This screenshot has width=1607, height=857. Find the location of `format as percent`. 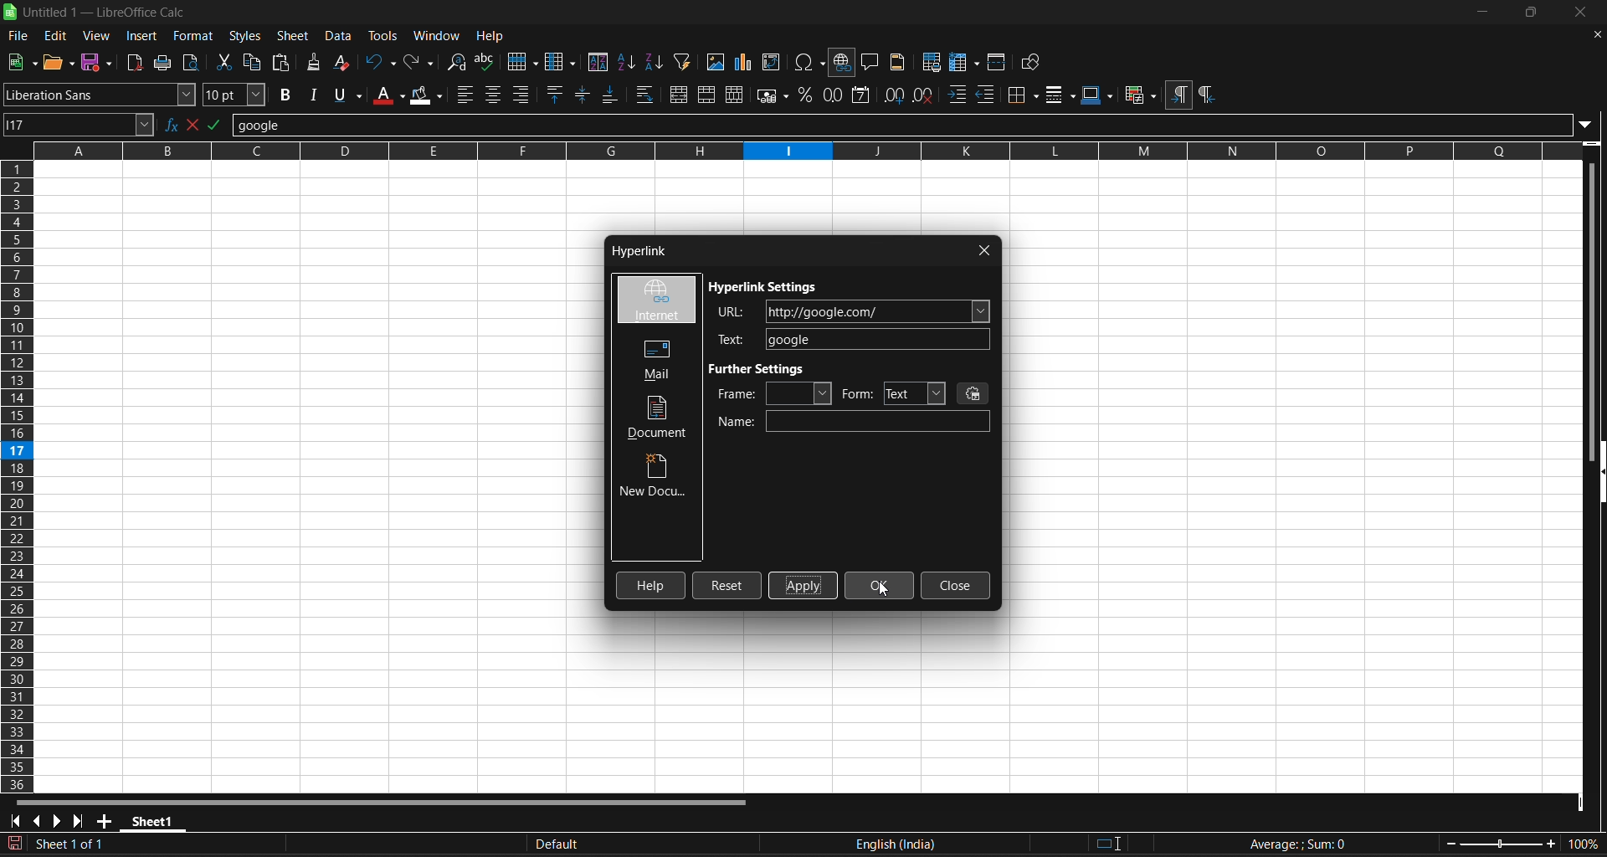

format as percent is located at coordinates (804, 95).